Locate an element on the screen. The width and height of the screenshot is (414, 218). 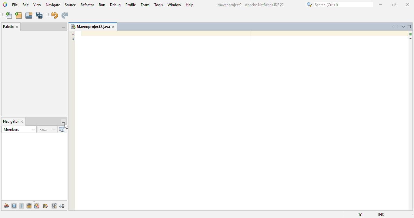
show non-public members is located at coordinates (29, 206).